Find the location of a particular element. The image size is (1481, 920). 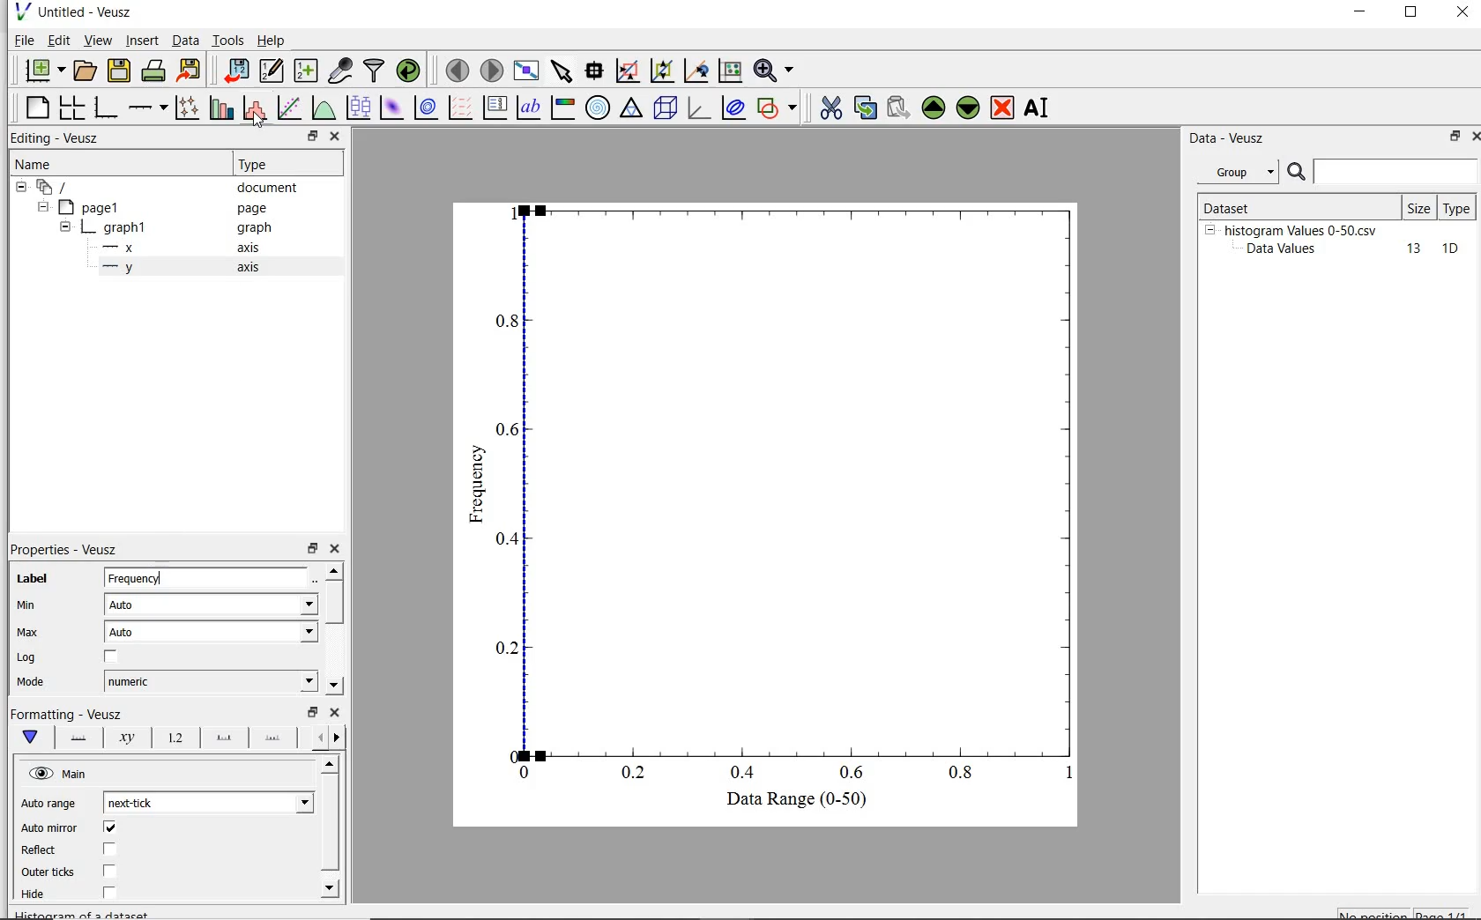

export to graphics format is located at coordinates (190, 69).